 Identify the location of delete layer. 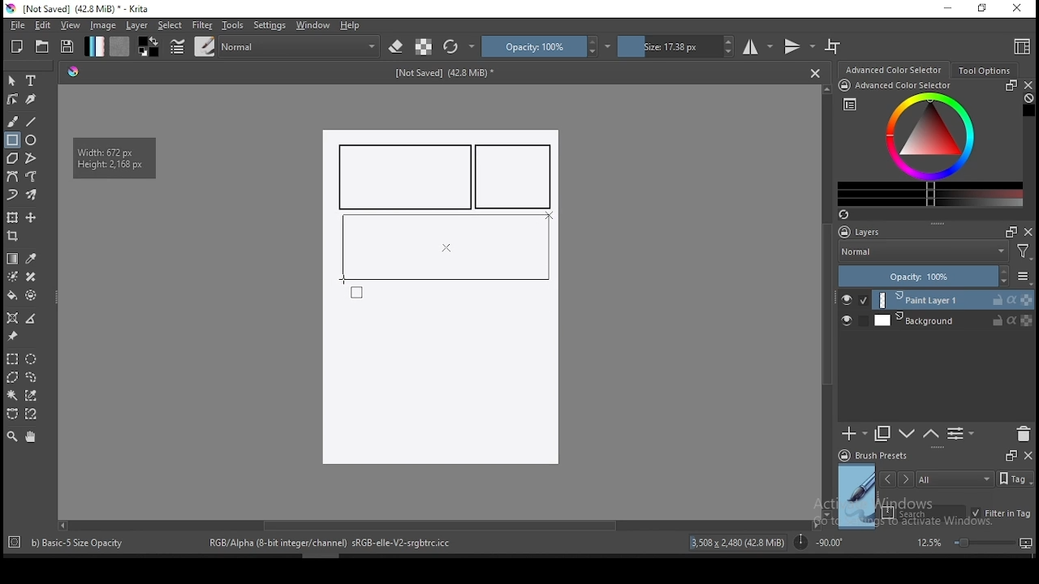
(1023, 435).